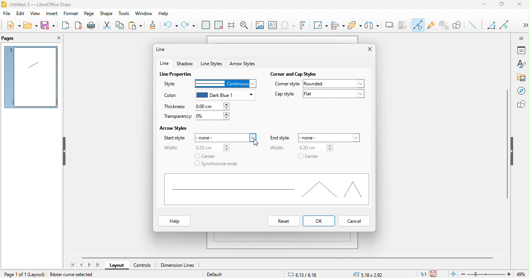 The width and height of the screenshot is (529, 278). I want to click on cursor movement, so click(257, 144).